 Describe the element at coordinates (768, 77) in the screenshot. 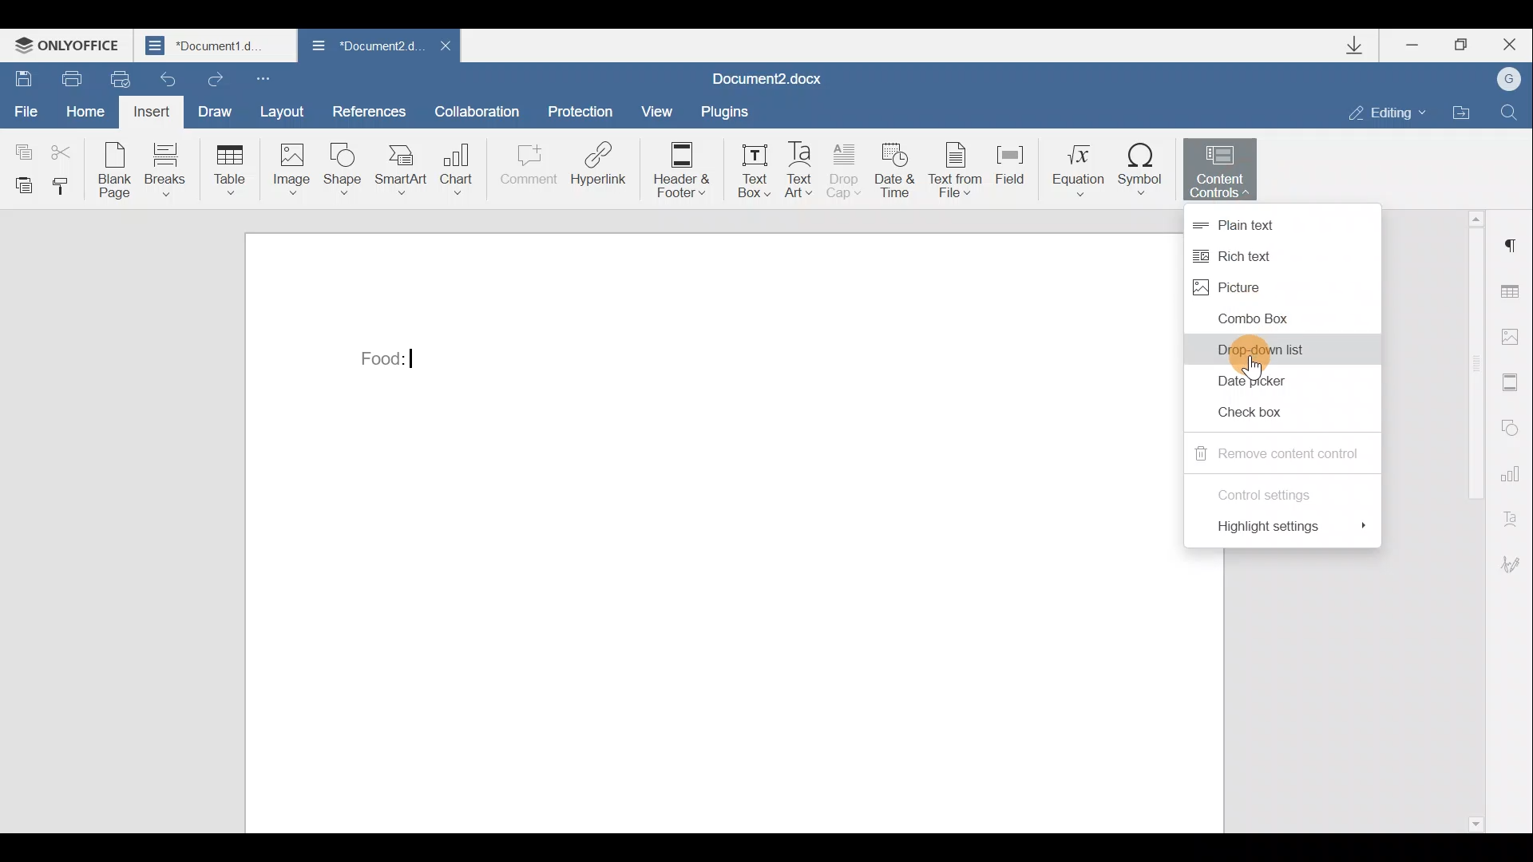

I see `Document2.docx` at that location.